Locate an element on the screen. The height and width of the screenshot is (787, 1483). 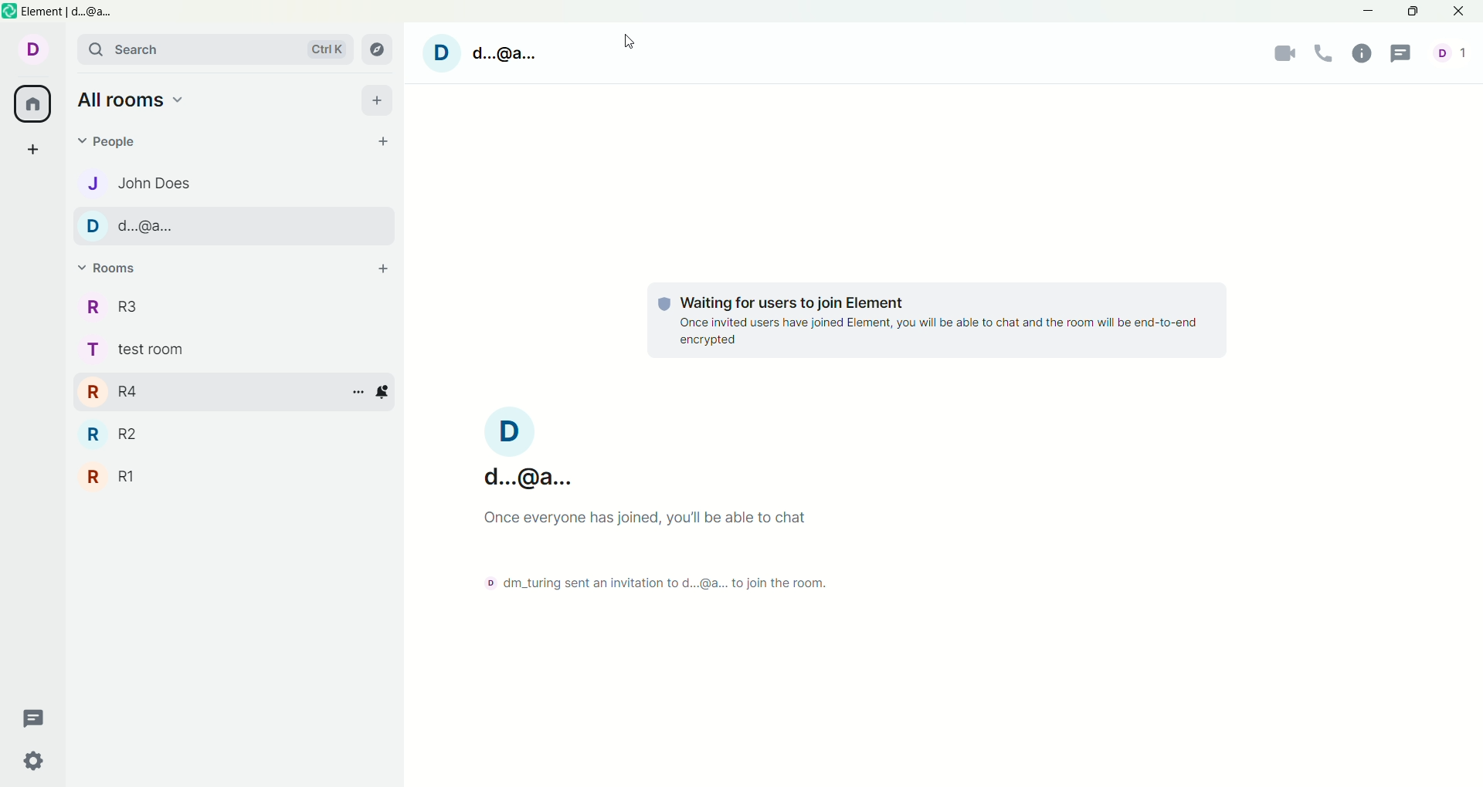
thread is located at coordinates (34, 718).